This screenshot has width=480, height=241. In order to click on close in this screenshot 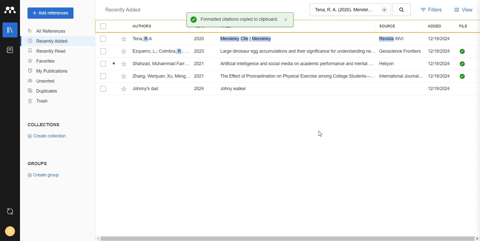, I will do `click(286, 20)`.